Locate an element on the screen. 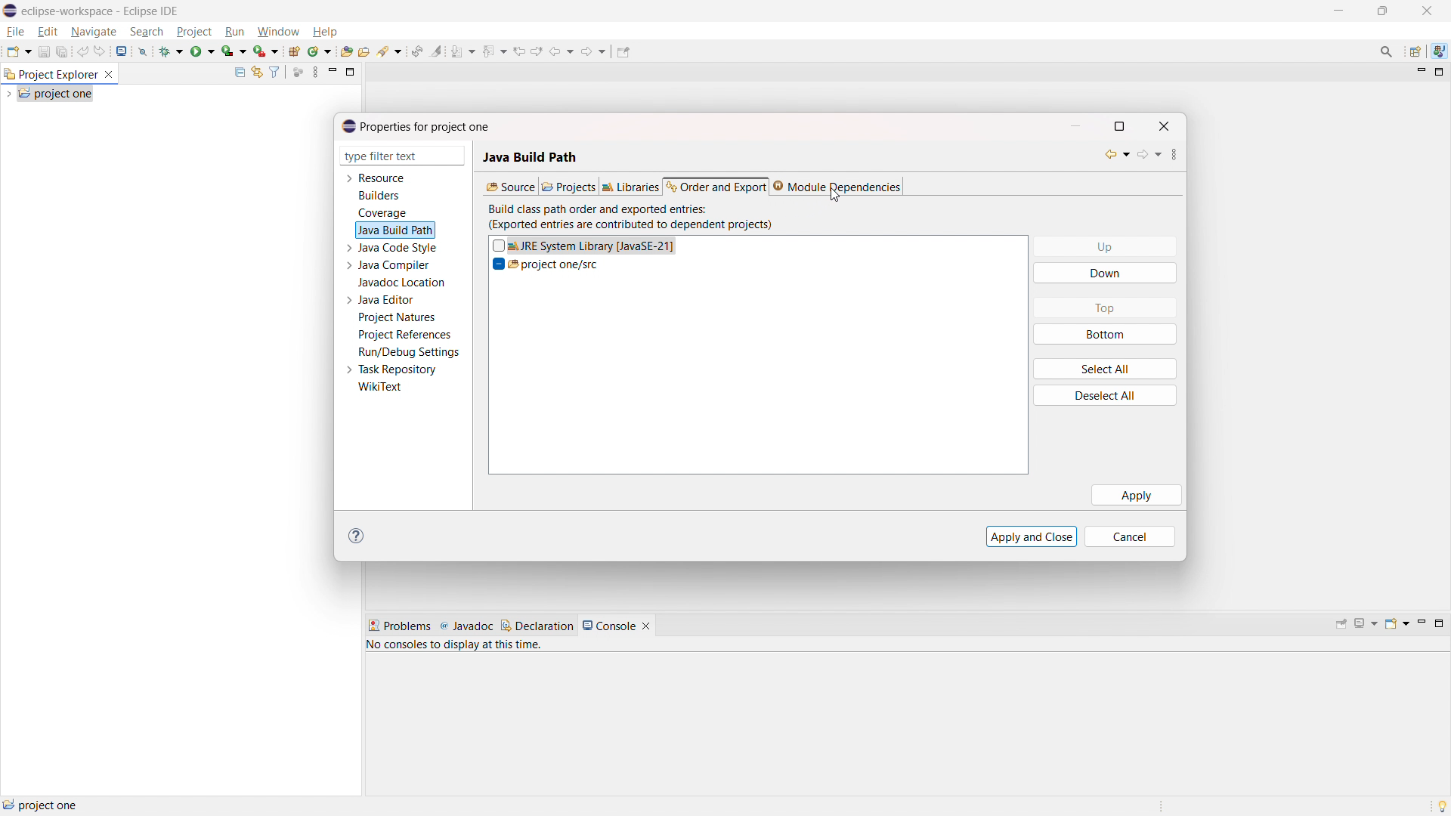 The image size is (1451, 816). redo is located at coordinates (101, 51).